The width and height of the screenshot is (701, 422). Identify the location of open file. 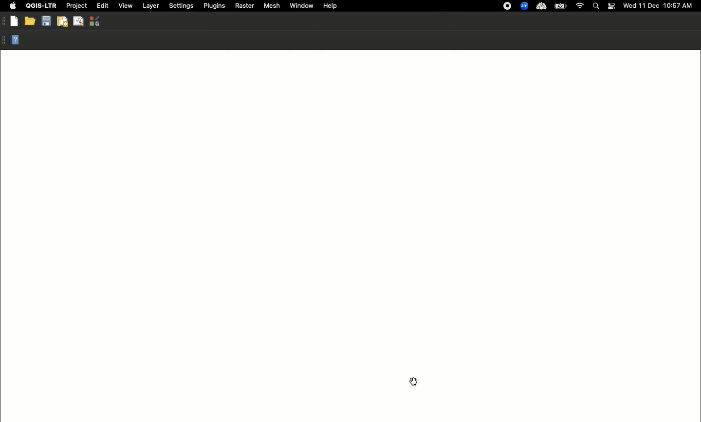
(29, 21).